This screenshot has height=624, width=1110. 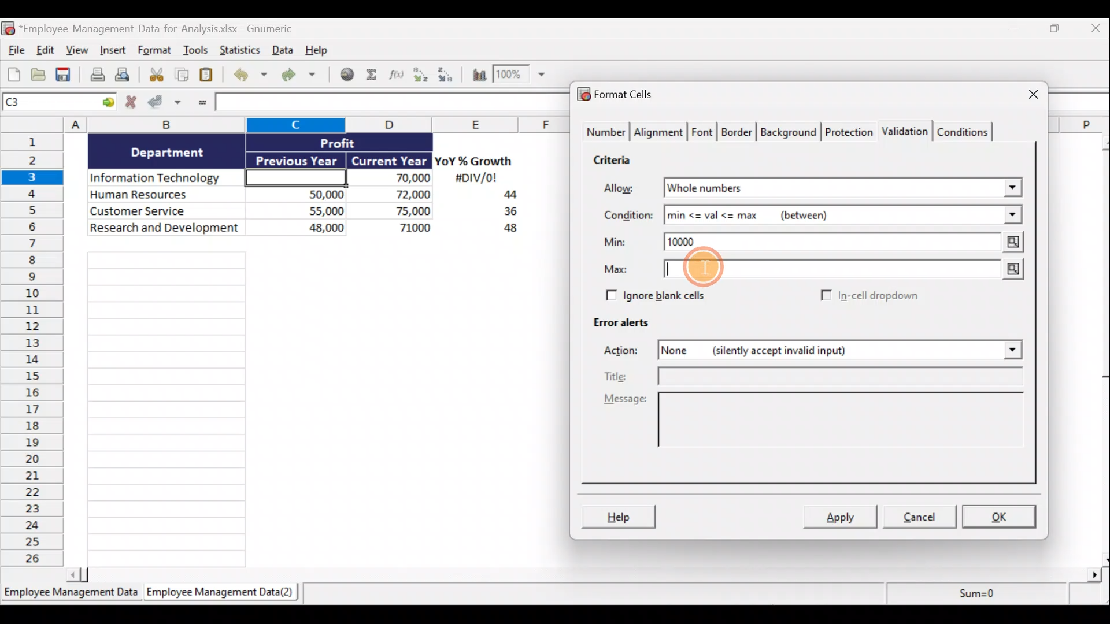 I want to click on Insert, so click(x=115, y=53).